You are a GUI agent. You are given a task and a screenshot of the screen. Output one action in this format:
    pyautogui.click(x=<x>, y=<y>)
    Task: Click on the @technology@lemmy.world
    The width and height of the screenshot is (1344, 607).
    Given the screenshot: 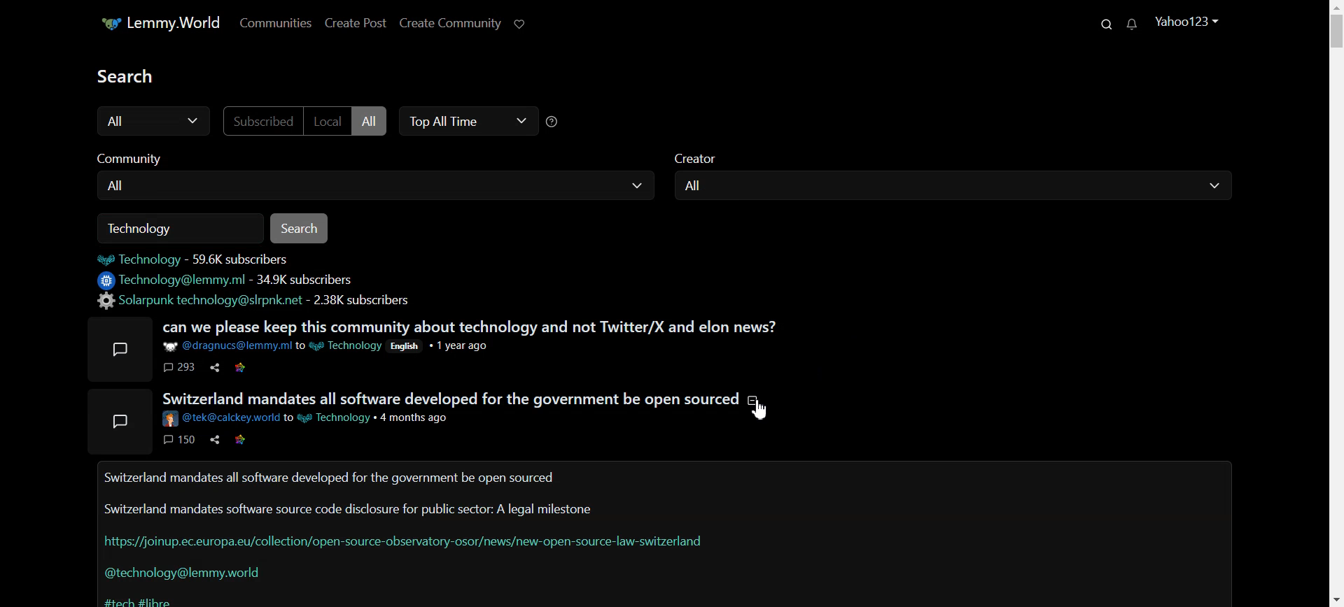 What is the action you would take?
    pyautogui.click(x=189, y=573)
    